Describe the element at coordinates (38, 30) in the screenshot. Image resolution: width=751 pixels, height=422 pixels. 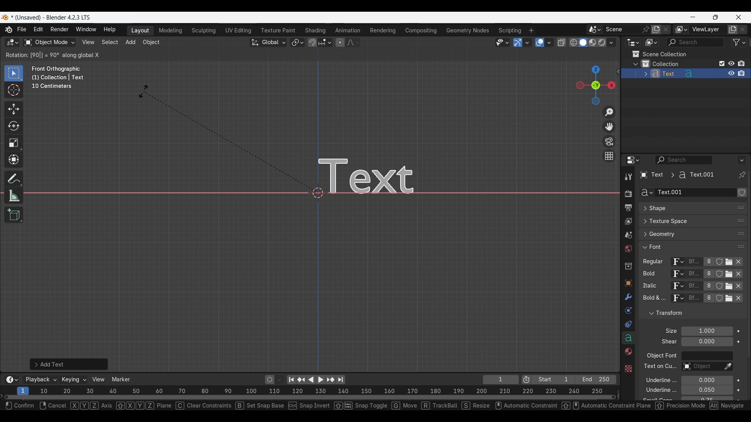
I see `Edit menu` at that location.